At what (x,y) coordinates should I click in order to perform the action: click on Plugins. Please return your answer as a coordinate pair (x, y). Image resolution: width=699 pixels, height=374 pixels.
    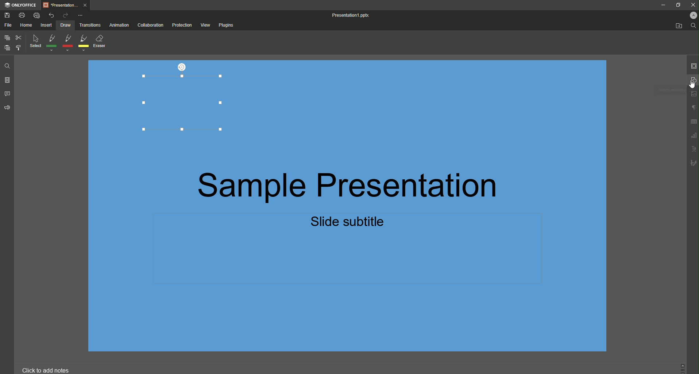
    Looking at the image, I should click on (228, 26).